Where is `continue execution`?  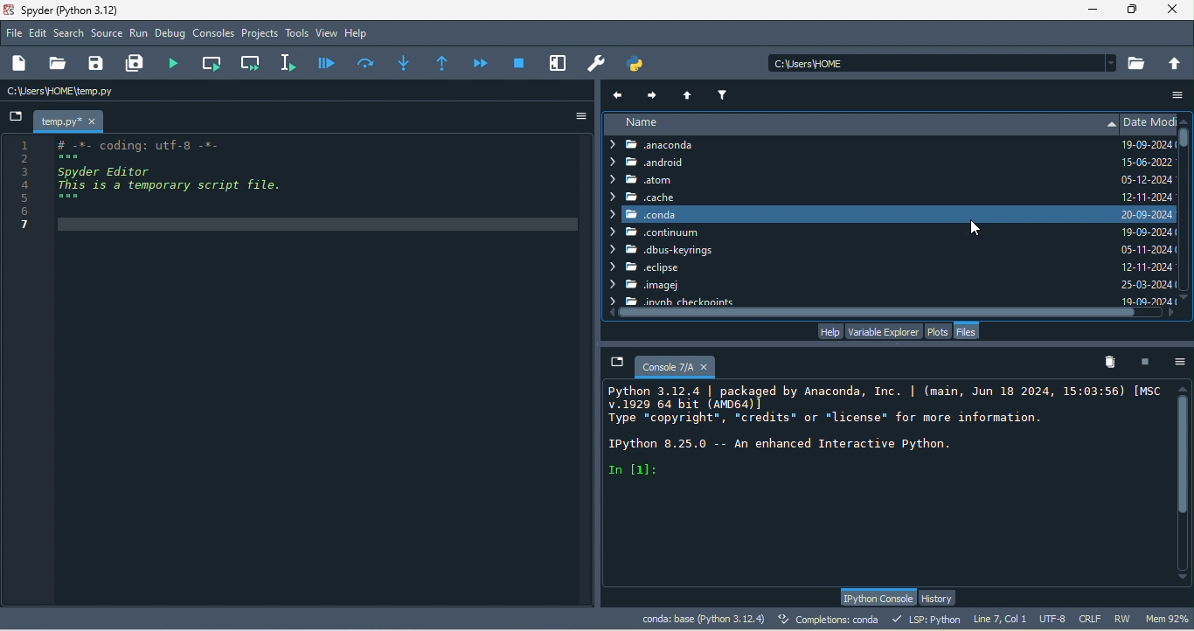
continue execution is located at coordinates (482, 63).